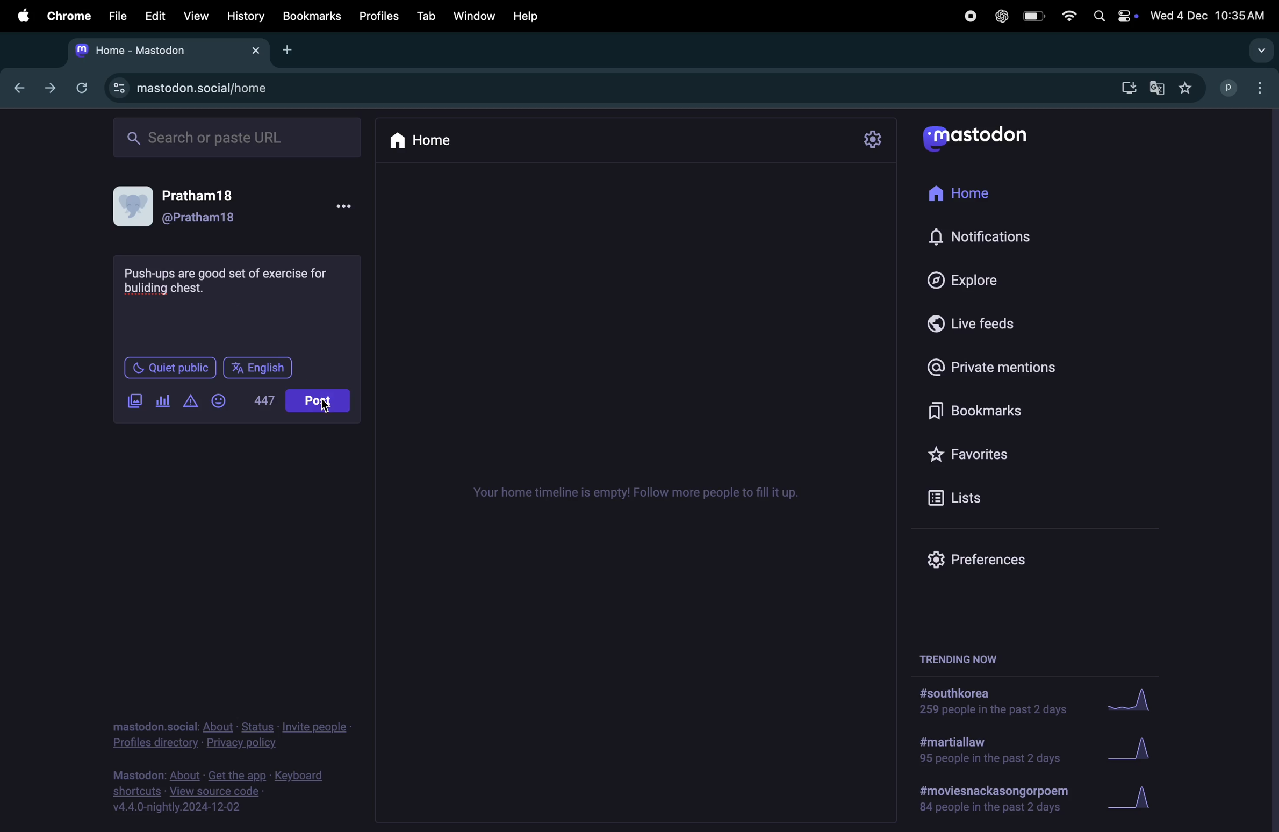 This screenshot has height=832, width=1279. Describe the element at coordinates (138, 401) in the screenshot. I see `add images` at that location.